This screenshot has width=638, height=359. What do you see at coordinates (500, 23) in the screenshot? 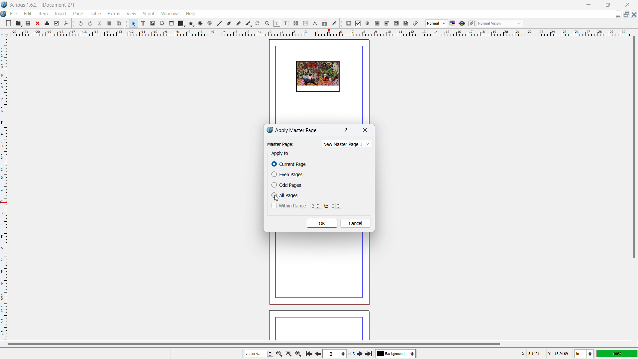
I see `select visual appearance of the display` at bounding box center [500, 23].